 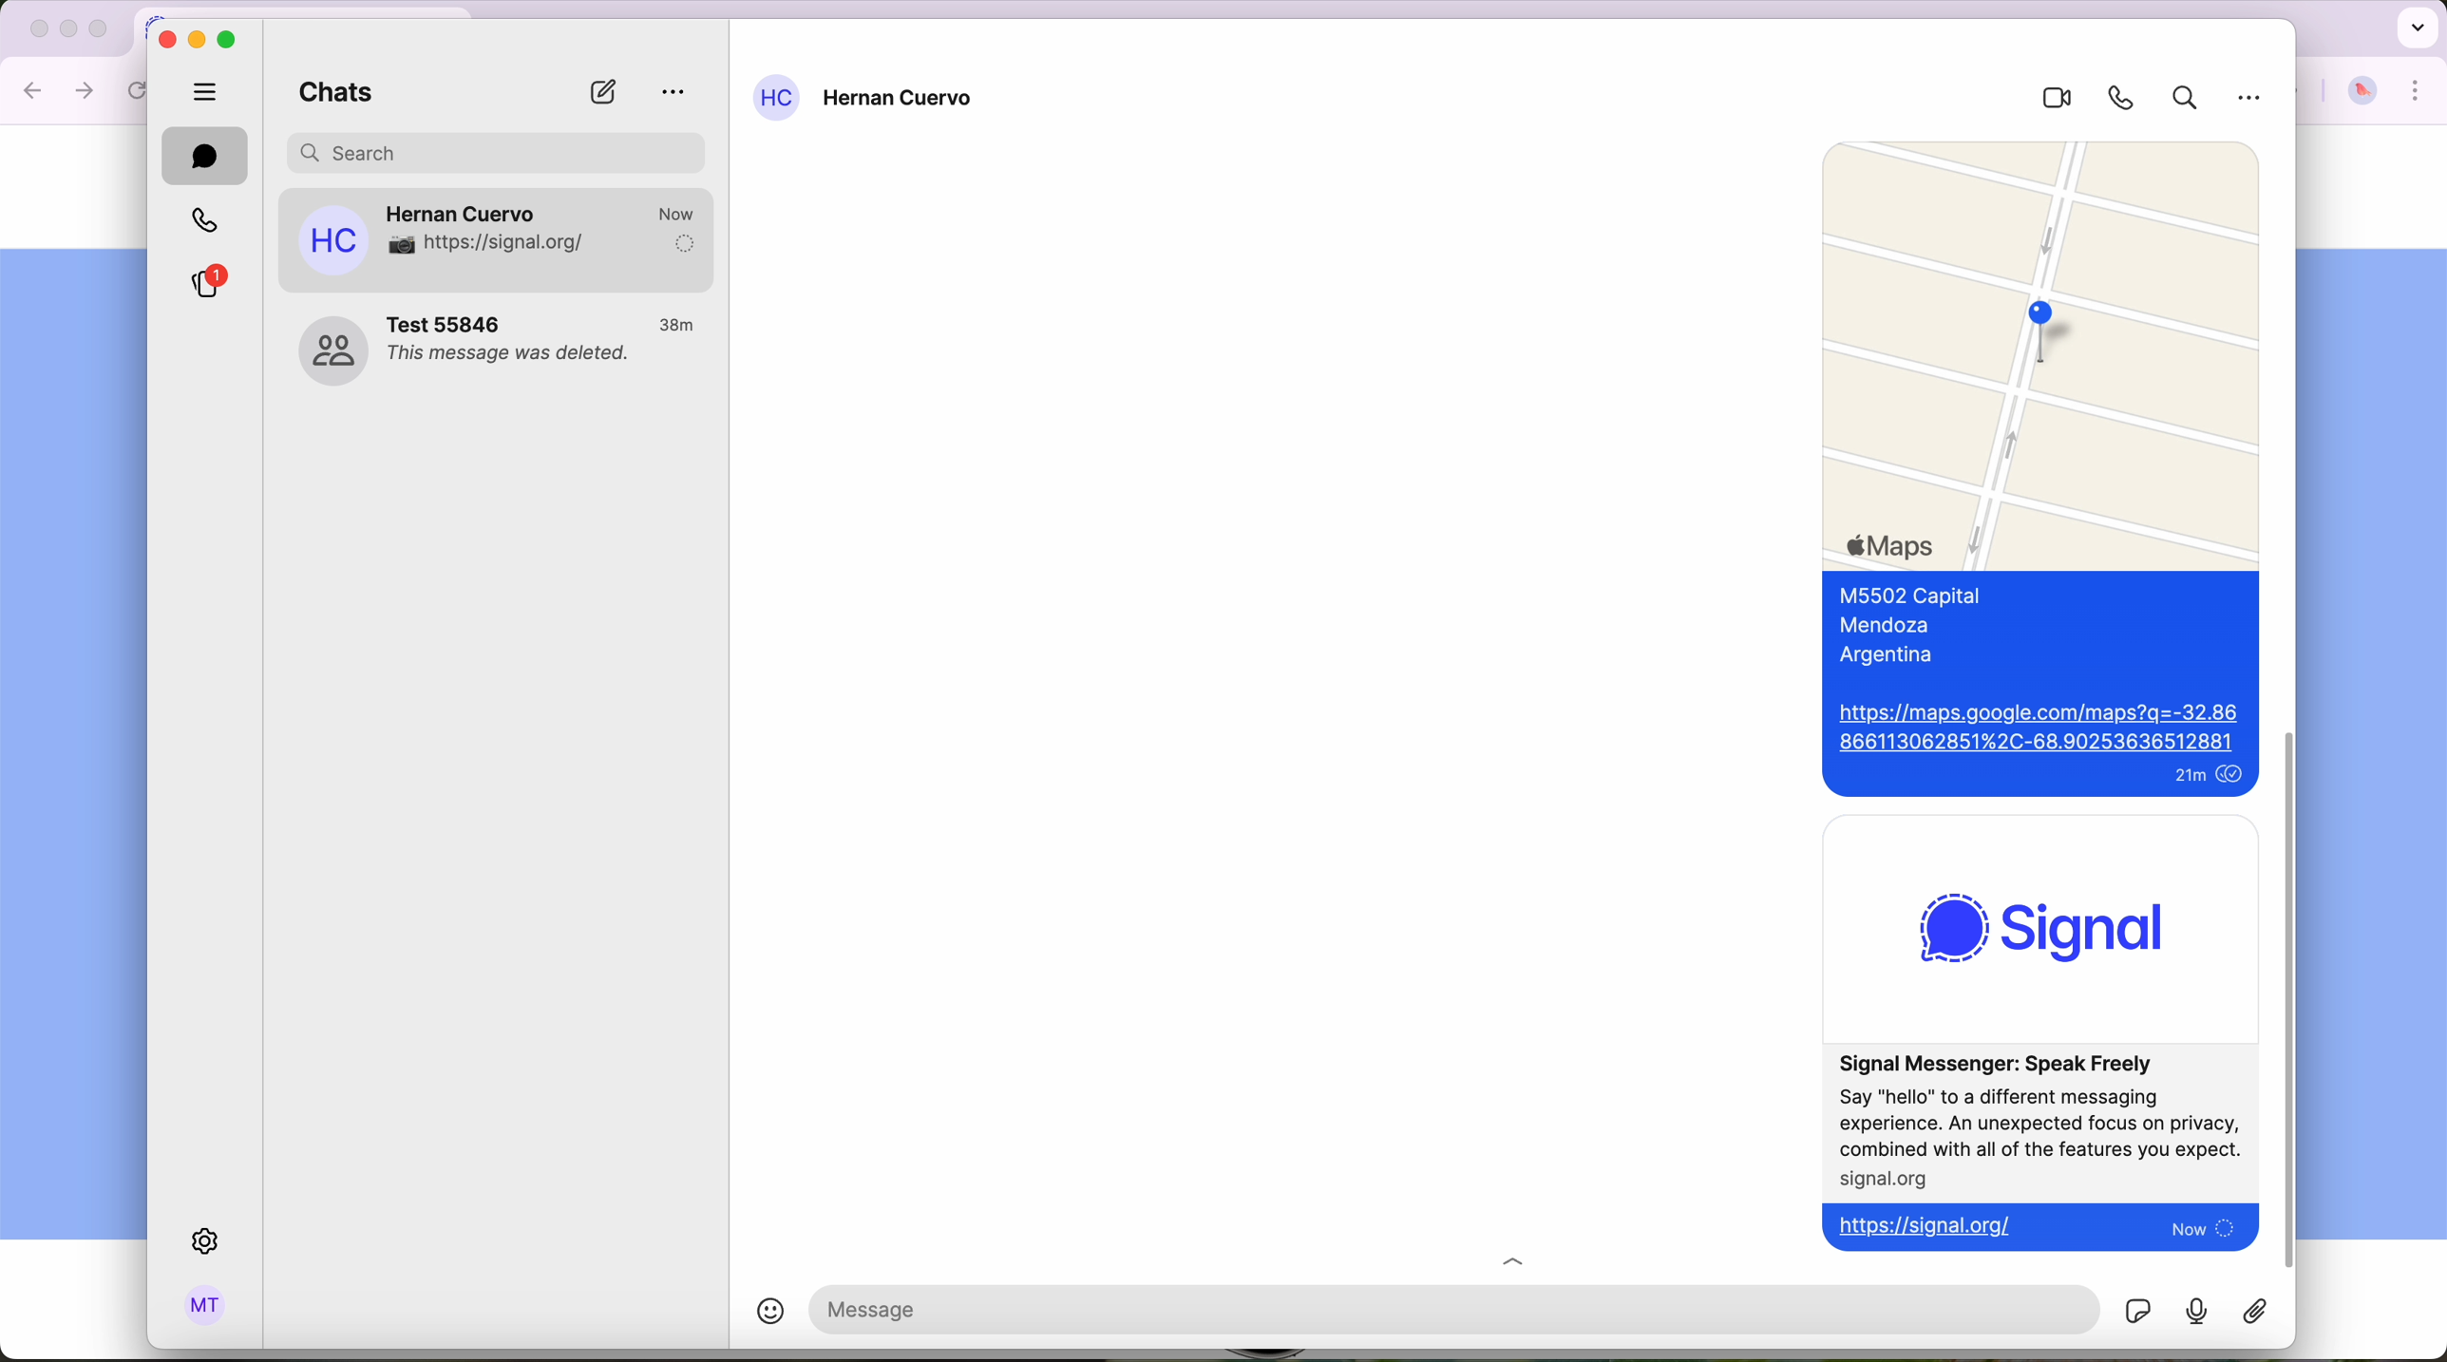 I want to click on maps, so click(x=2044, y=355).